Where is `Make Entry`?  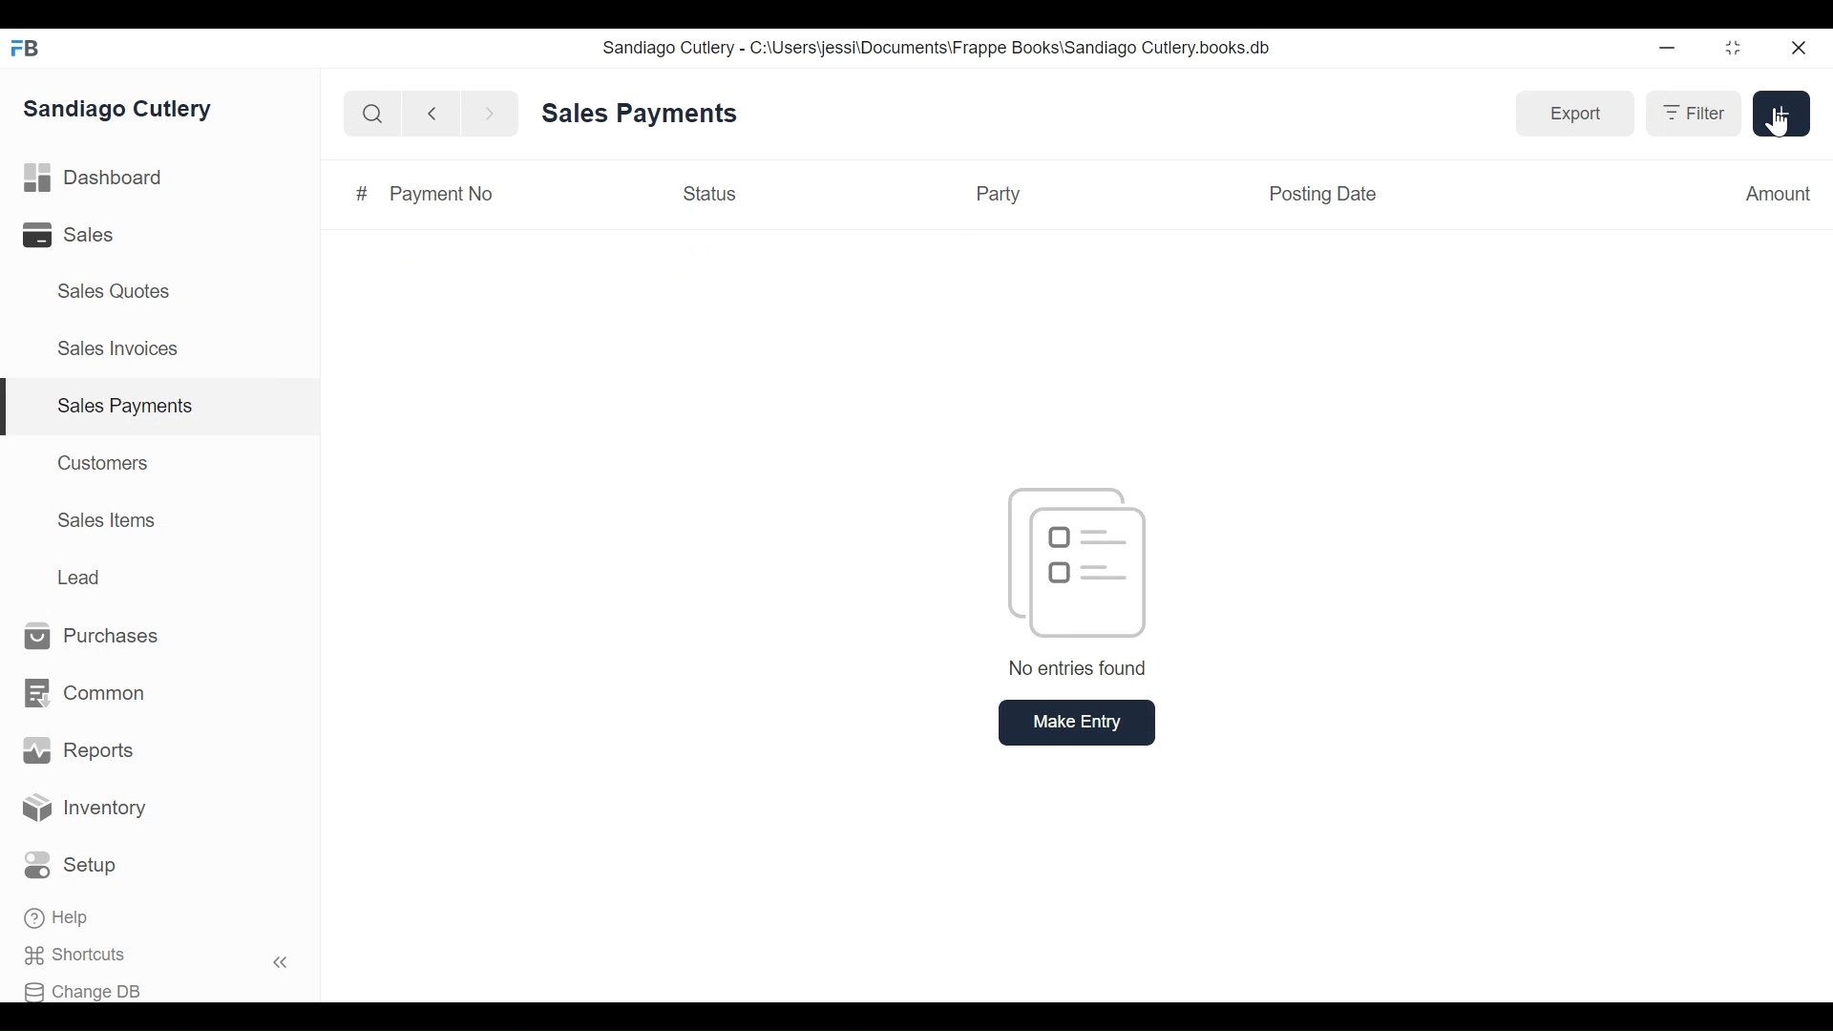
Make Entry is located at coordinates (1080, 723).